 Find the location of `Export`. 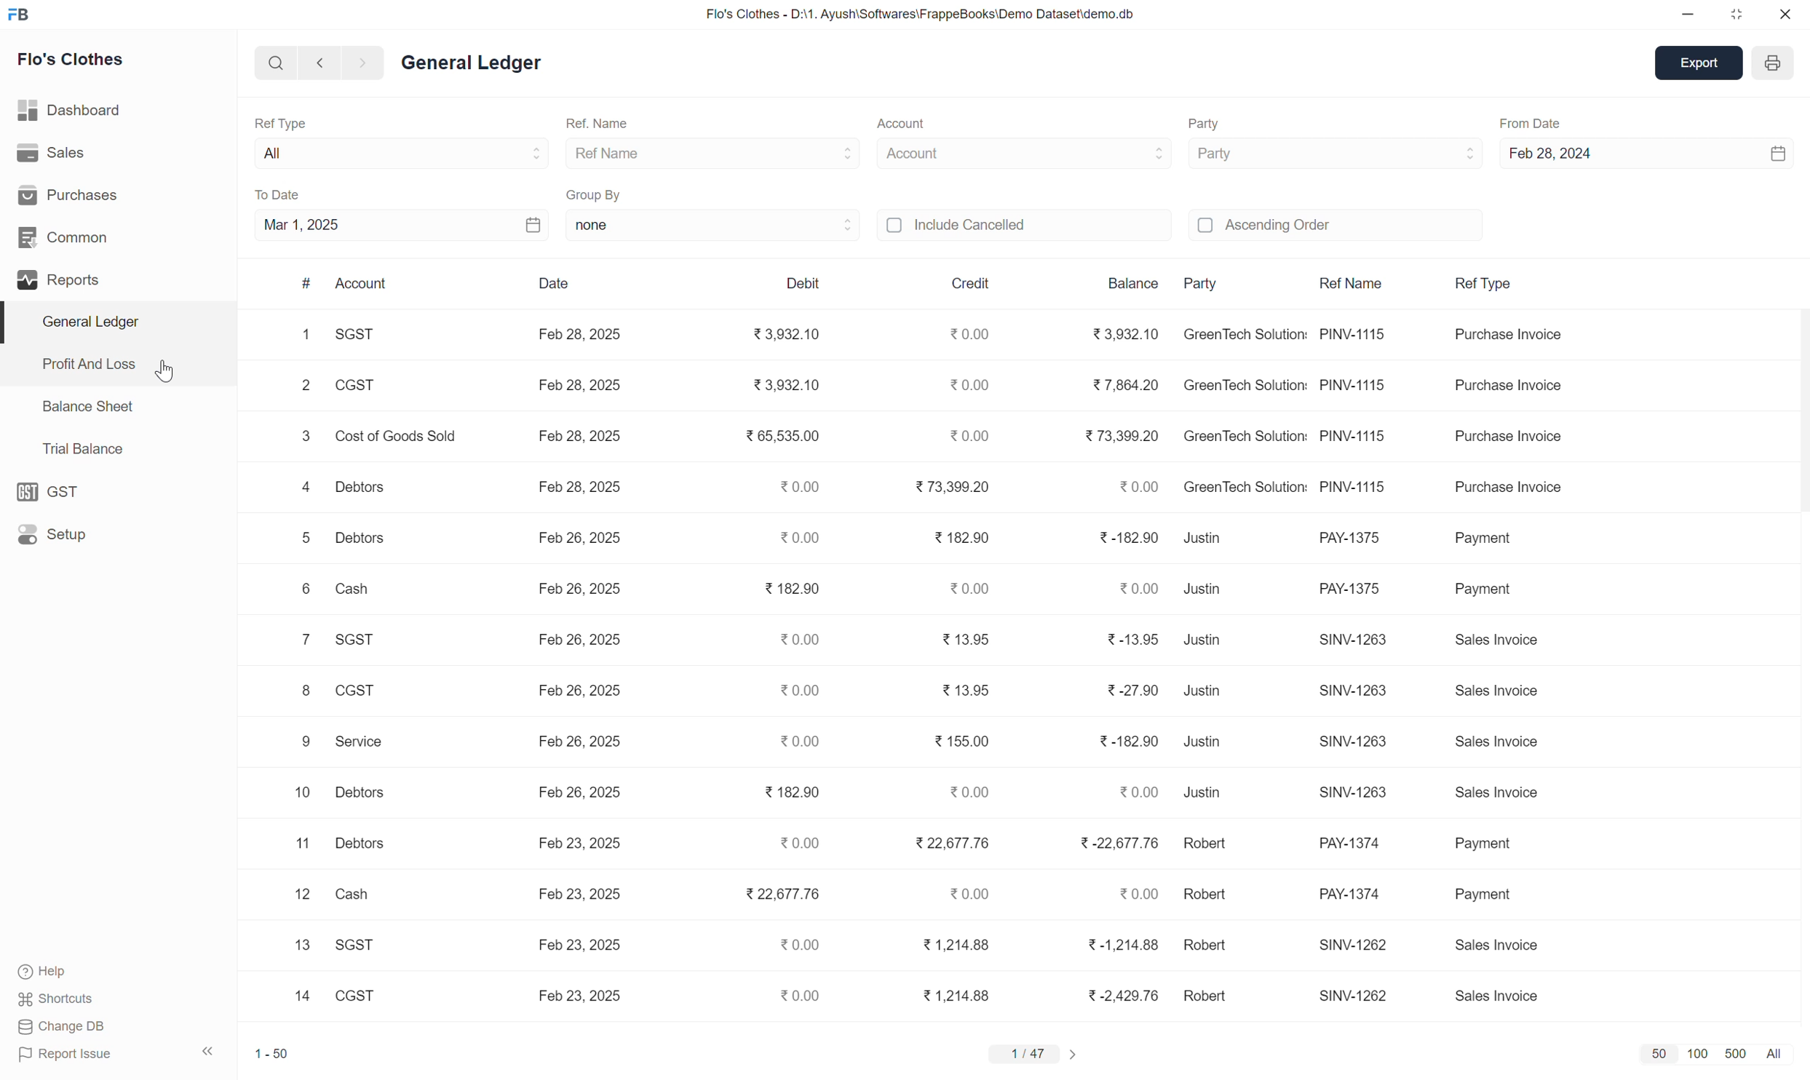

Export is located at coordinates (1697, 63).